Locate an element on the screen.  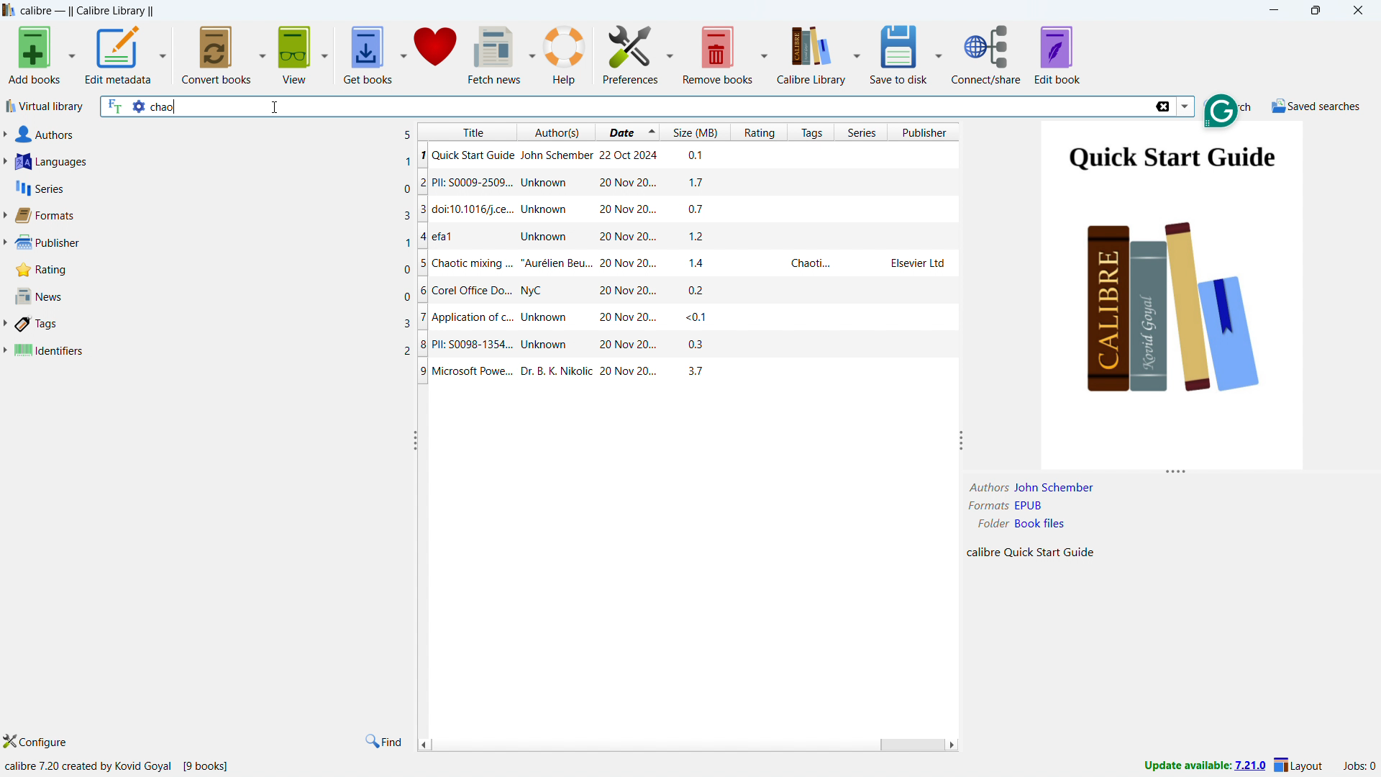
save to disk is located at coordinates (897, 54).